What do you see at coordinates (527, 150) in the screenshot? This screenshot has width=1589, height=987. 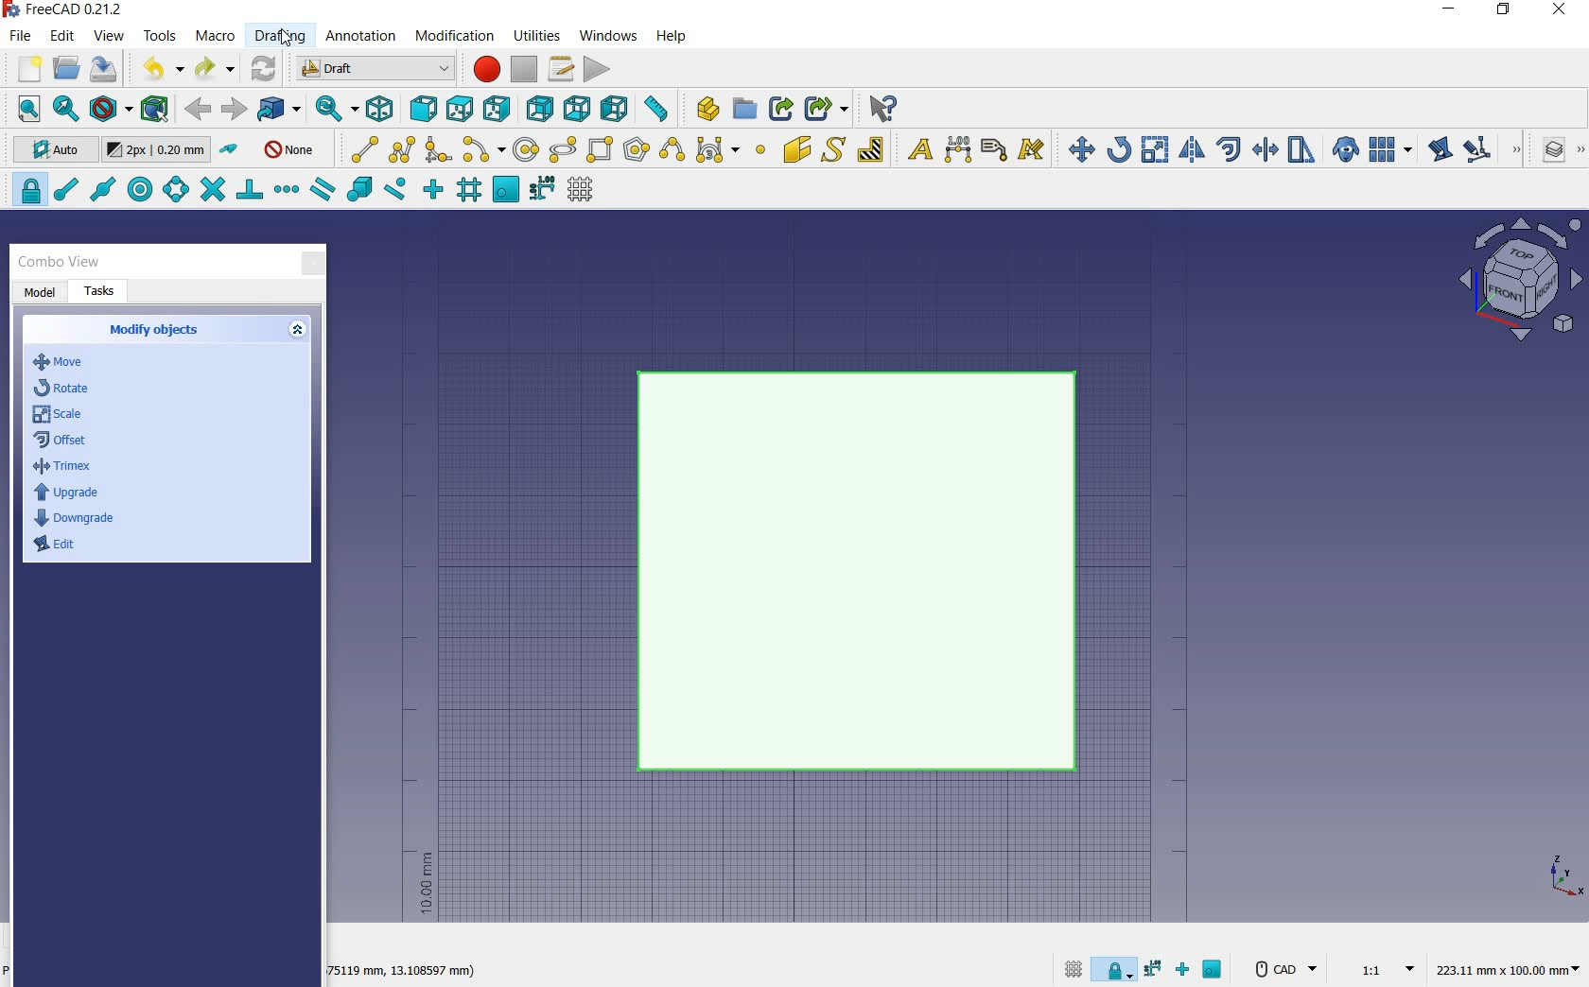 I see `circle` at bounding box center [527, 150].